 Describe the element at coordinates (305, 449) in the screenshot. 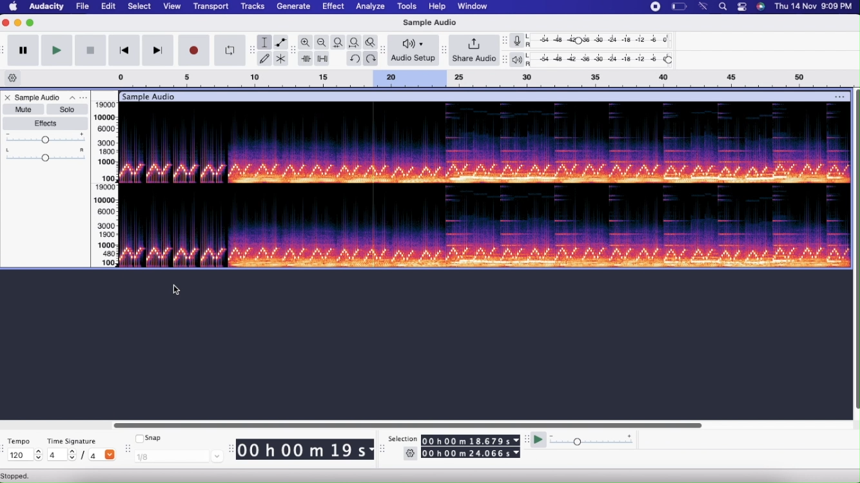

I see `00 h 00 m 19 s` at that location.